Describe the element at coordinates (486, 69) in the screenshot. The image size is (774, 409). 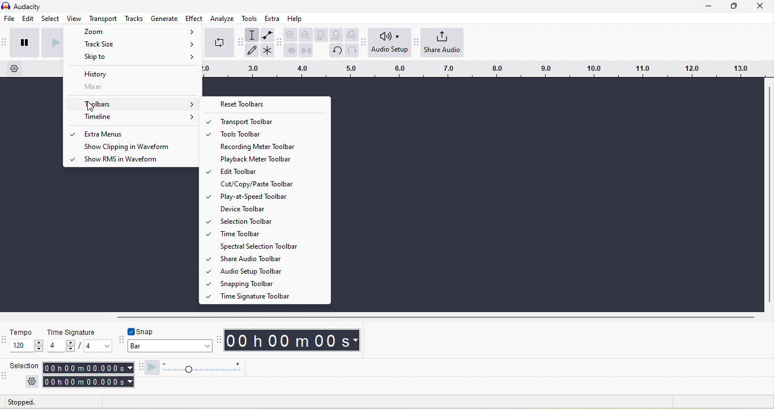
I see `timeline` at that location.